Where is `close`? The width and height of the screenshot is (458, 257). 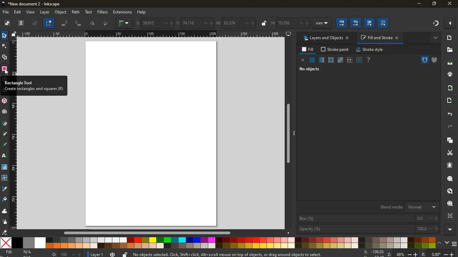 close is located at coordinates (450, 4).